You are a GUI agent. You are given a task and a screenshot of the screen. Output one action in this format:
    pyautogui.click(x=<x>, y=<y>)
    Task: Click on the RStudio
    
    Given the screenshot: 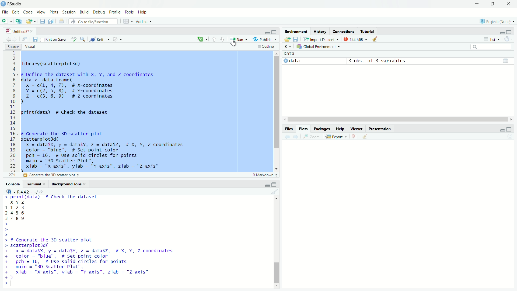 What is the action you would take?
    pyautogui.click(x=17, y=4)
    